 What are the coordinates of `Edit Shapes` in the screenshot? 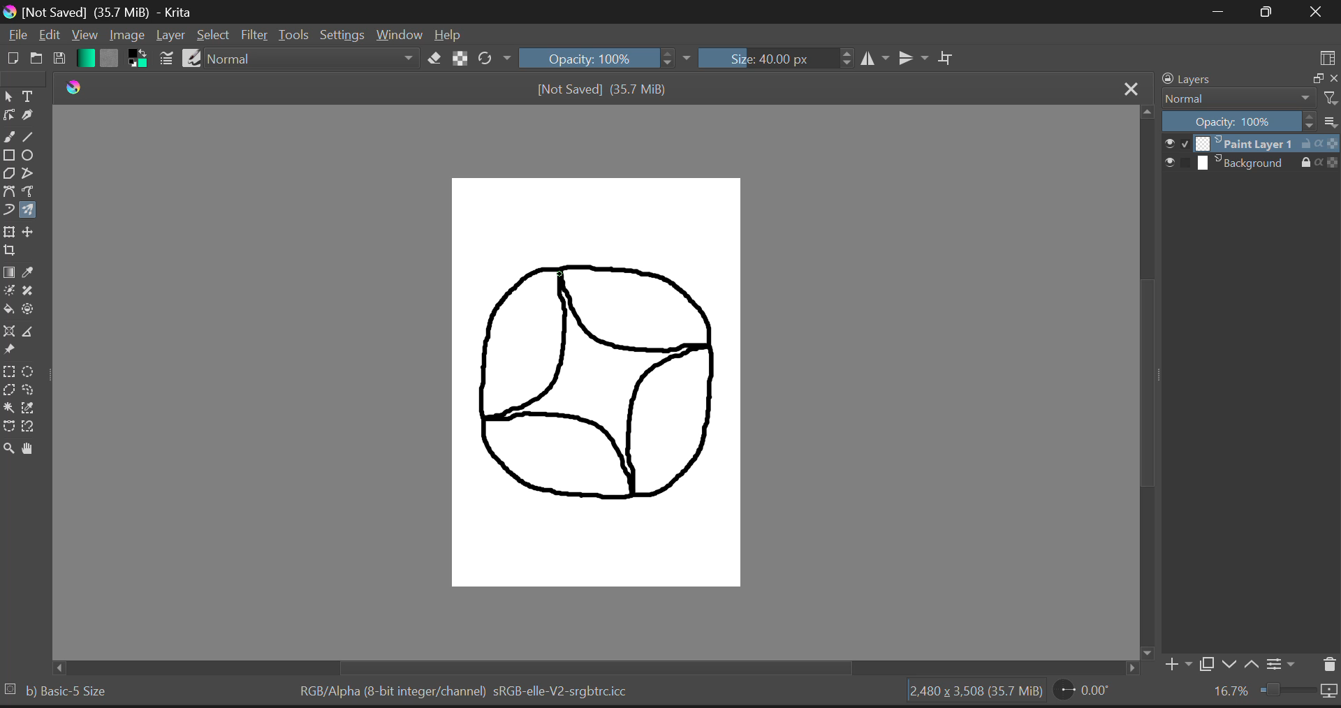 It's located at (9, 115).